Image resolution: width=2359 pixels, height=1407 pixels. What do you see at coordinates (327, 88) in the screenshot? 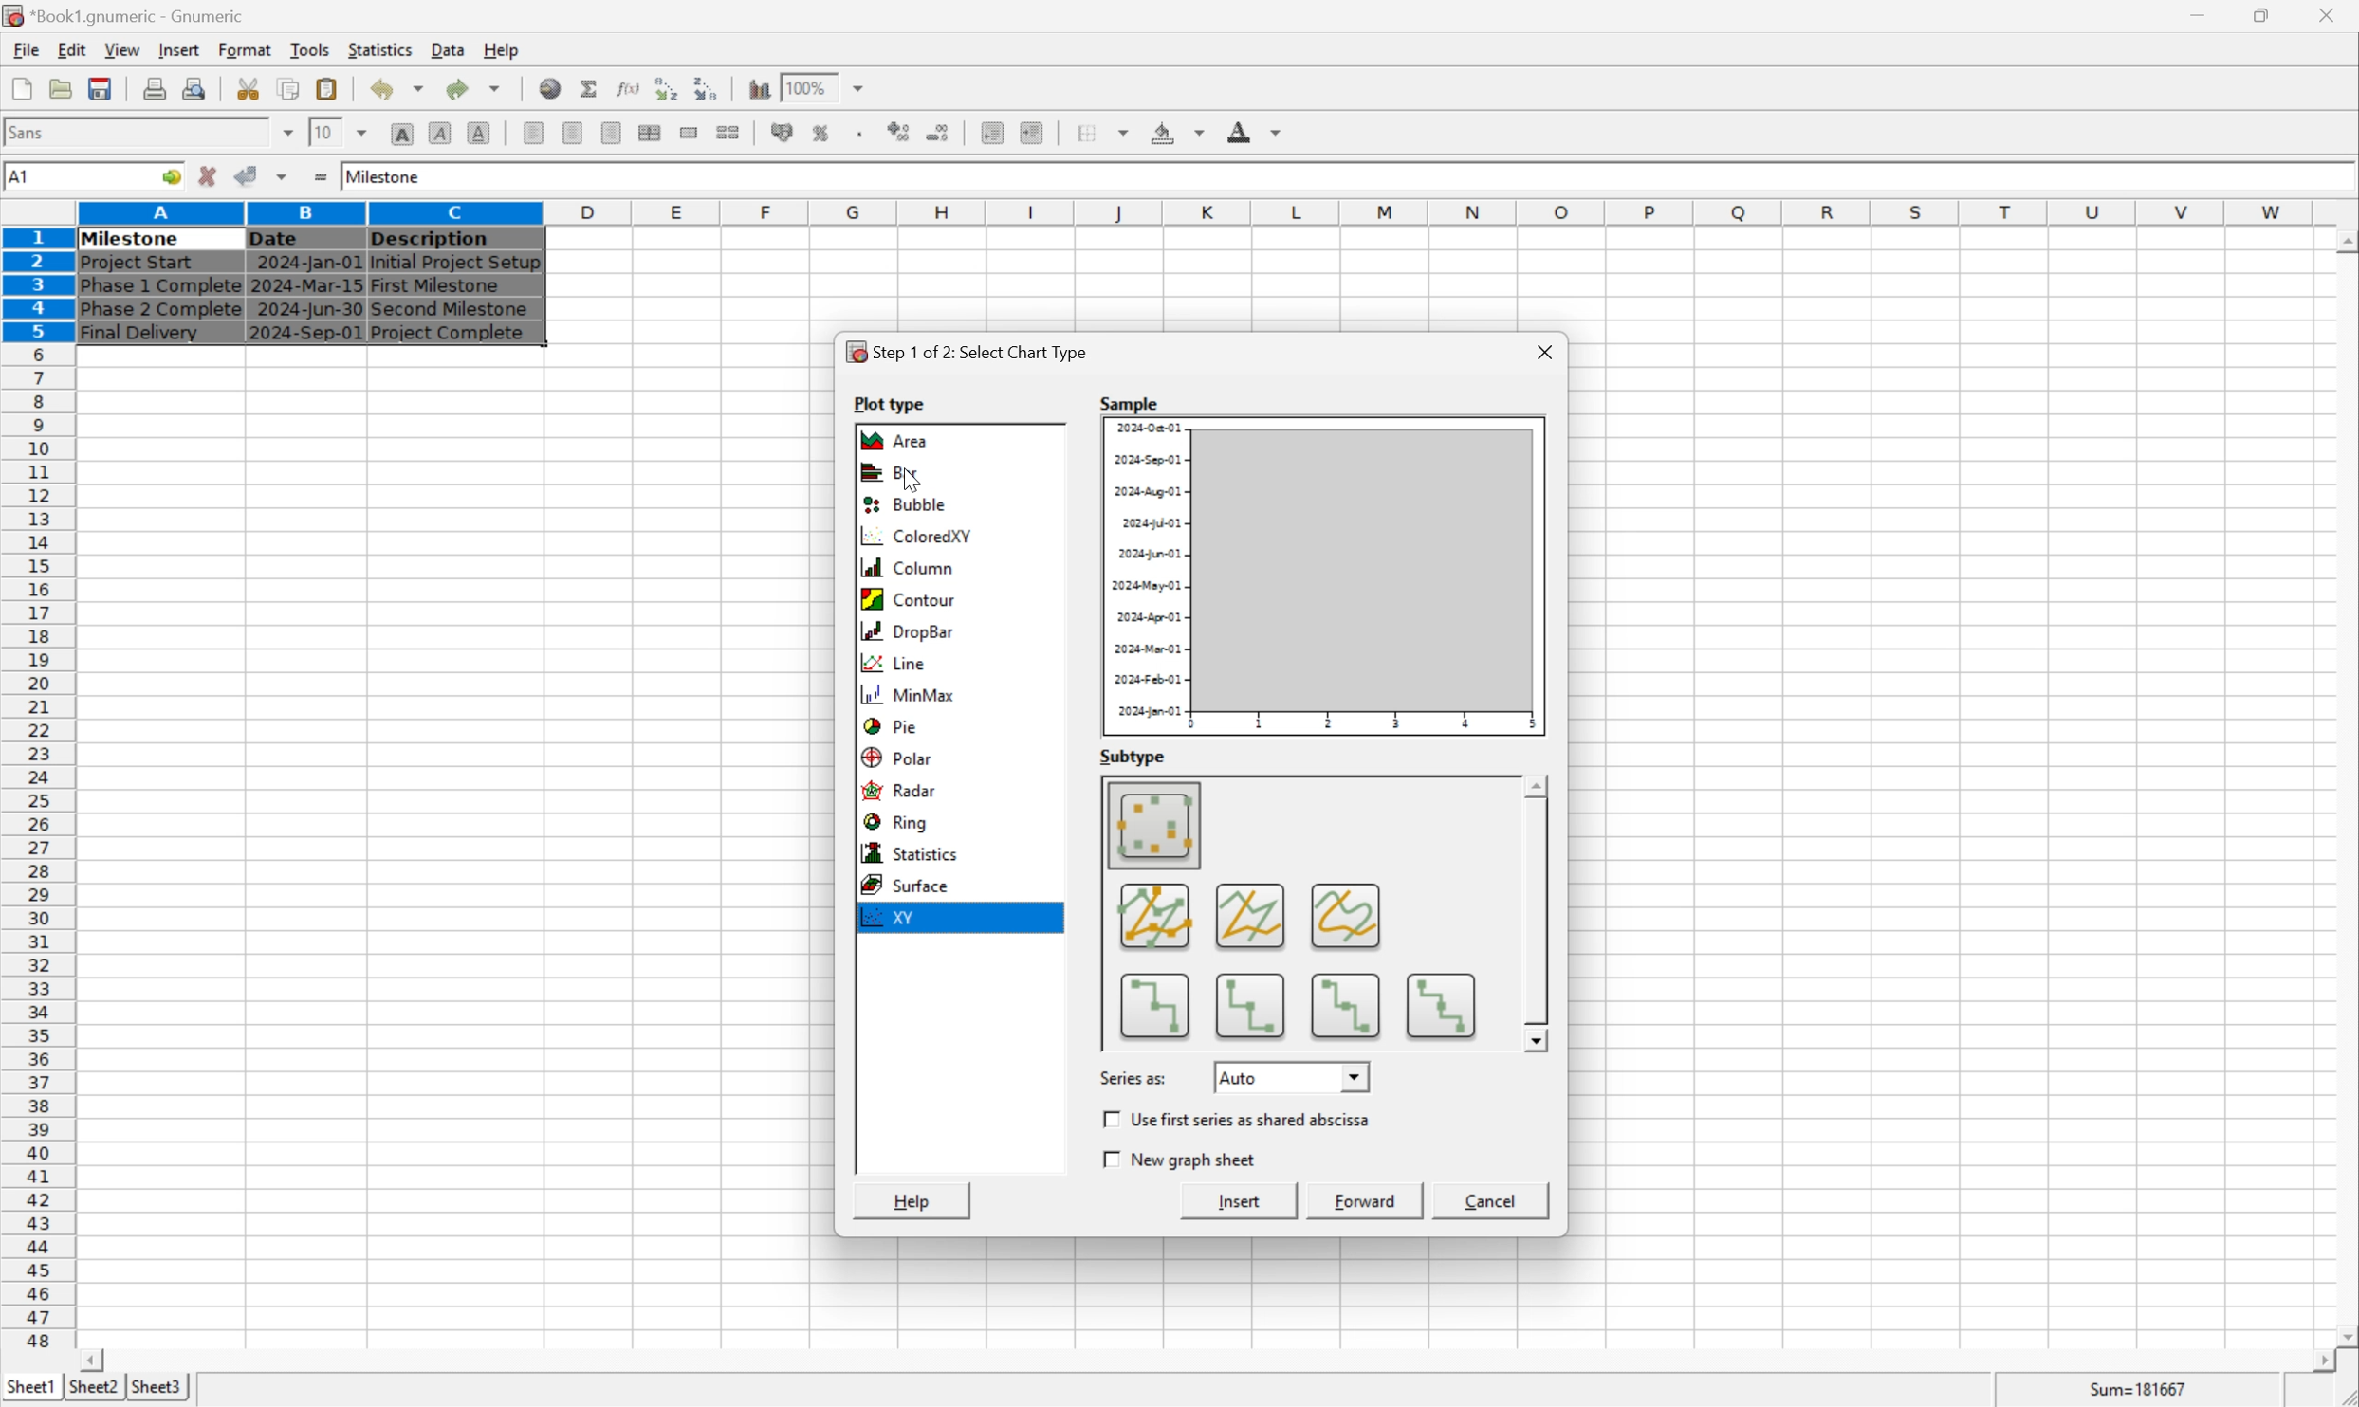
I see `paste` at bounding box center [327, 88].